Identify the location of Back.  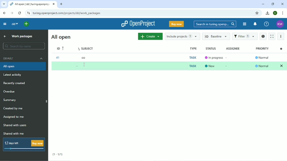
(4, 13).